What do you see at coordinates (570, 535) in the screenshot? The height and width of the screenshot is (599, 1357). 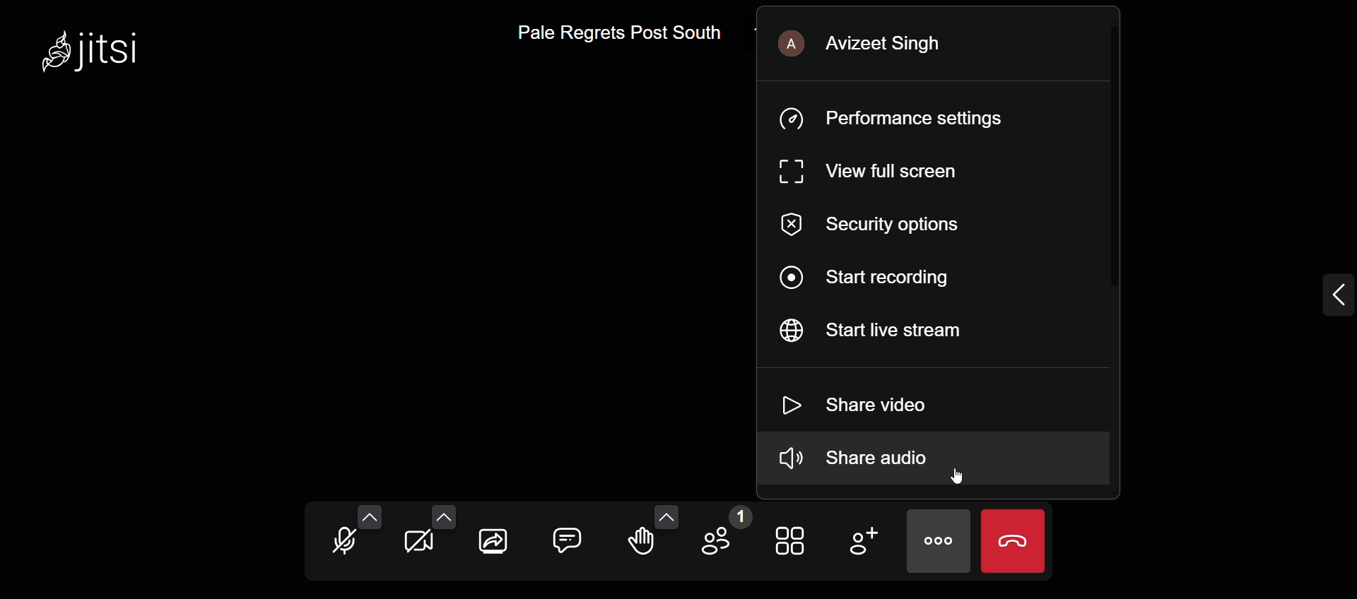 I see `chat` at bounding box center [570, 535].